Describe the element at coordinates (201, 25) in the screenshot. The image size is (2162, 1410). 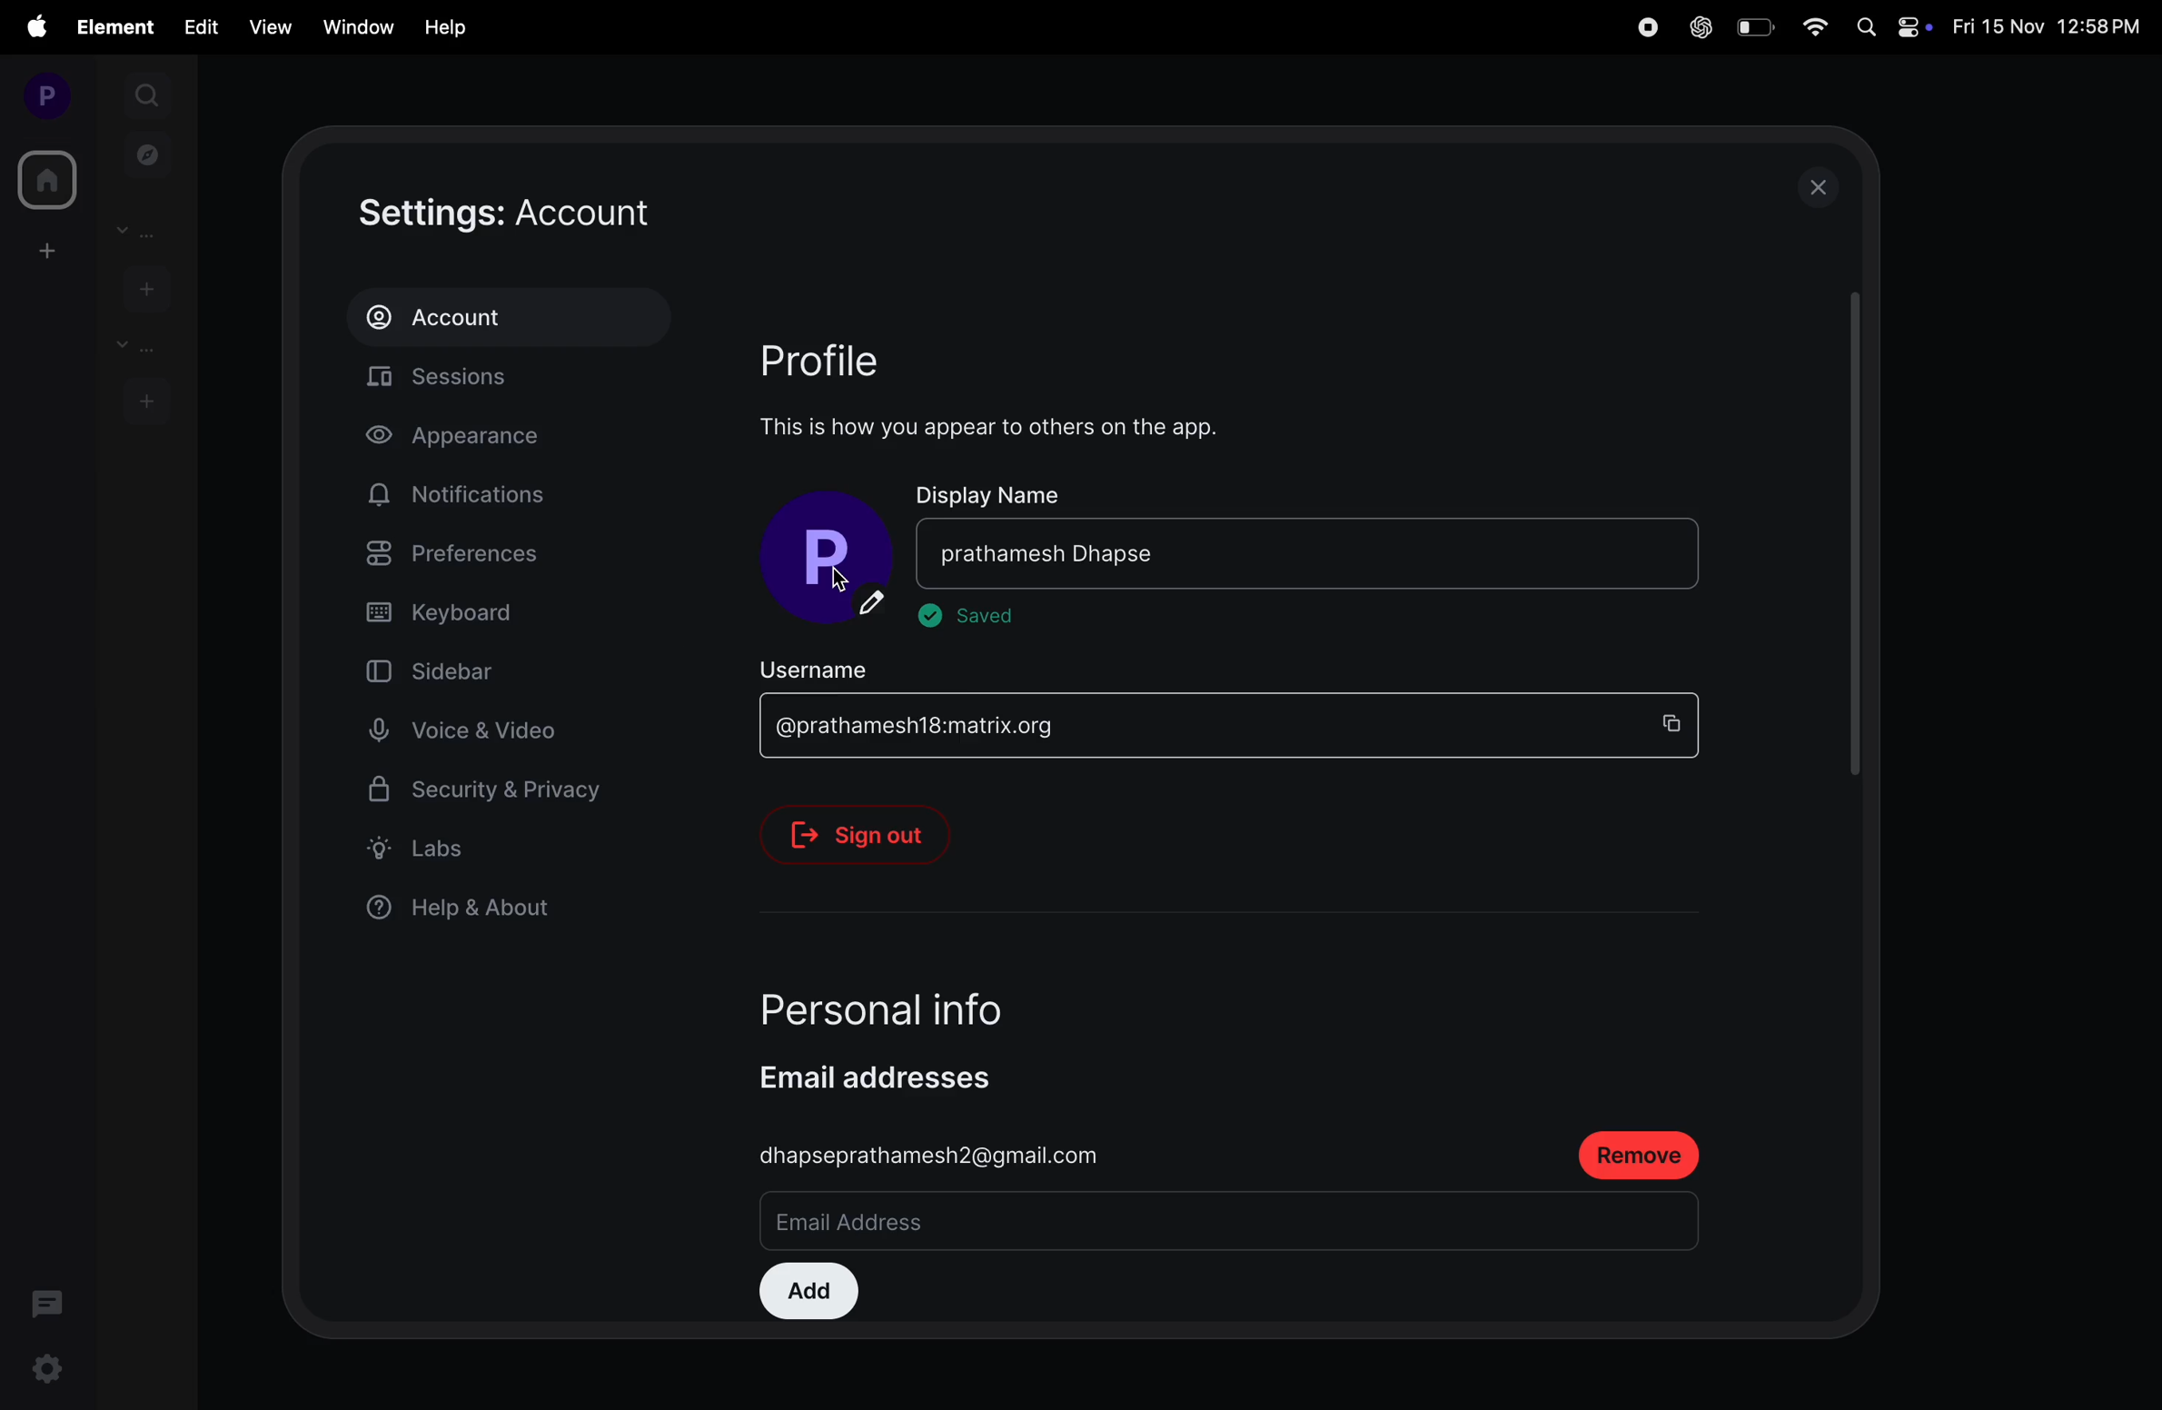
I see `edit` at that location.